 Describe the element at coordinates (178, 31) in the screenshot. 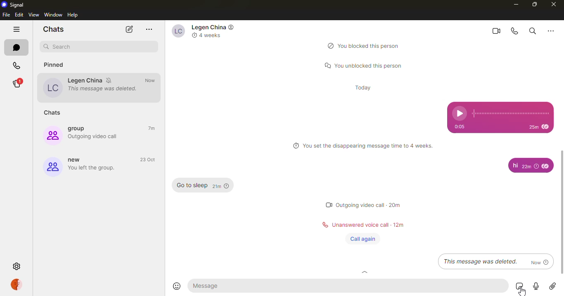

I see `Legen China` at that location.